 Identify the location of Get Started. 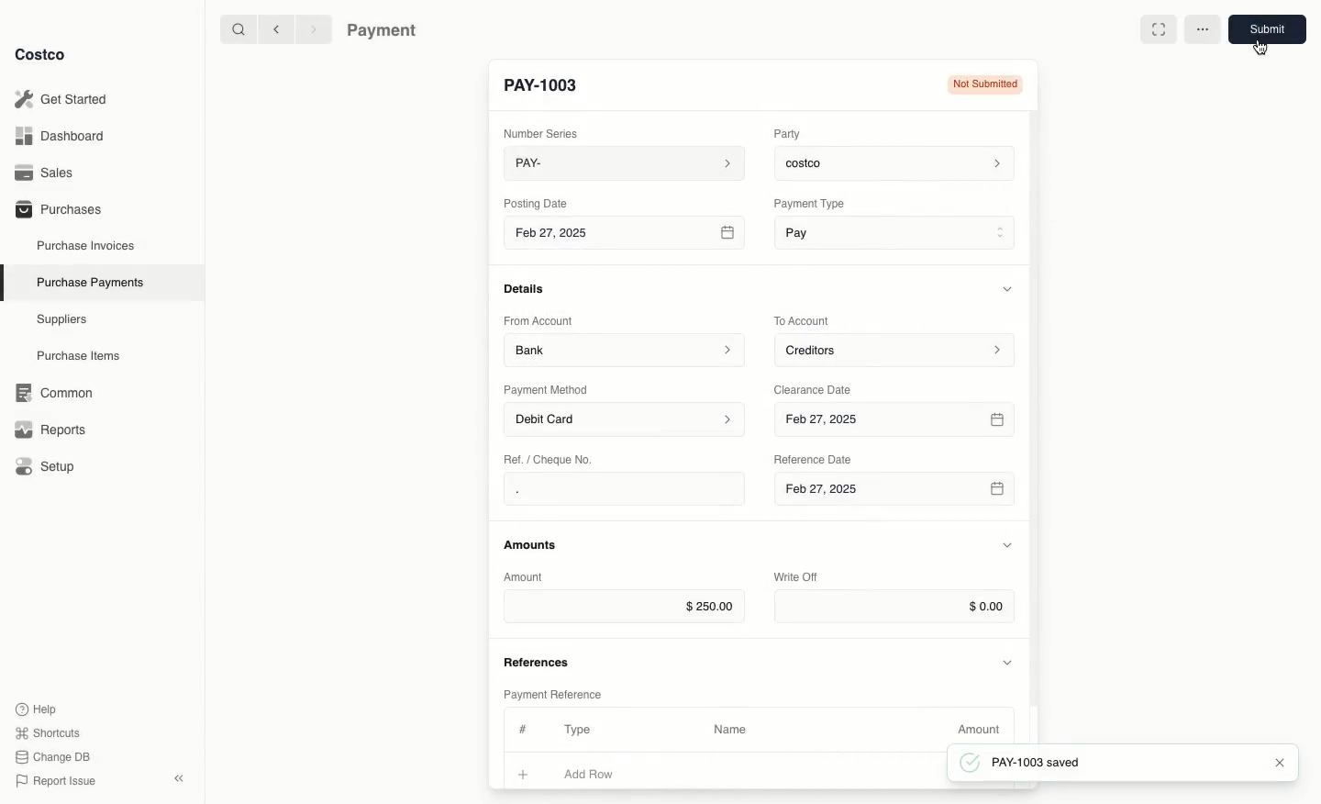
(65, 99).